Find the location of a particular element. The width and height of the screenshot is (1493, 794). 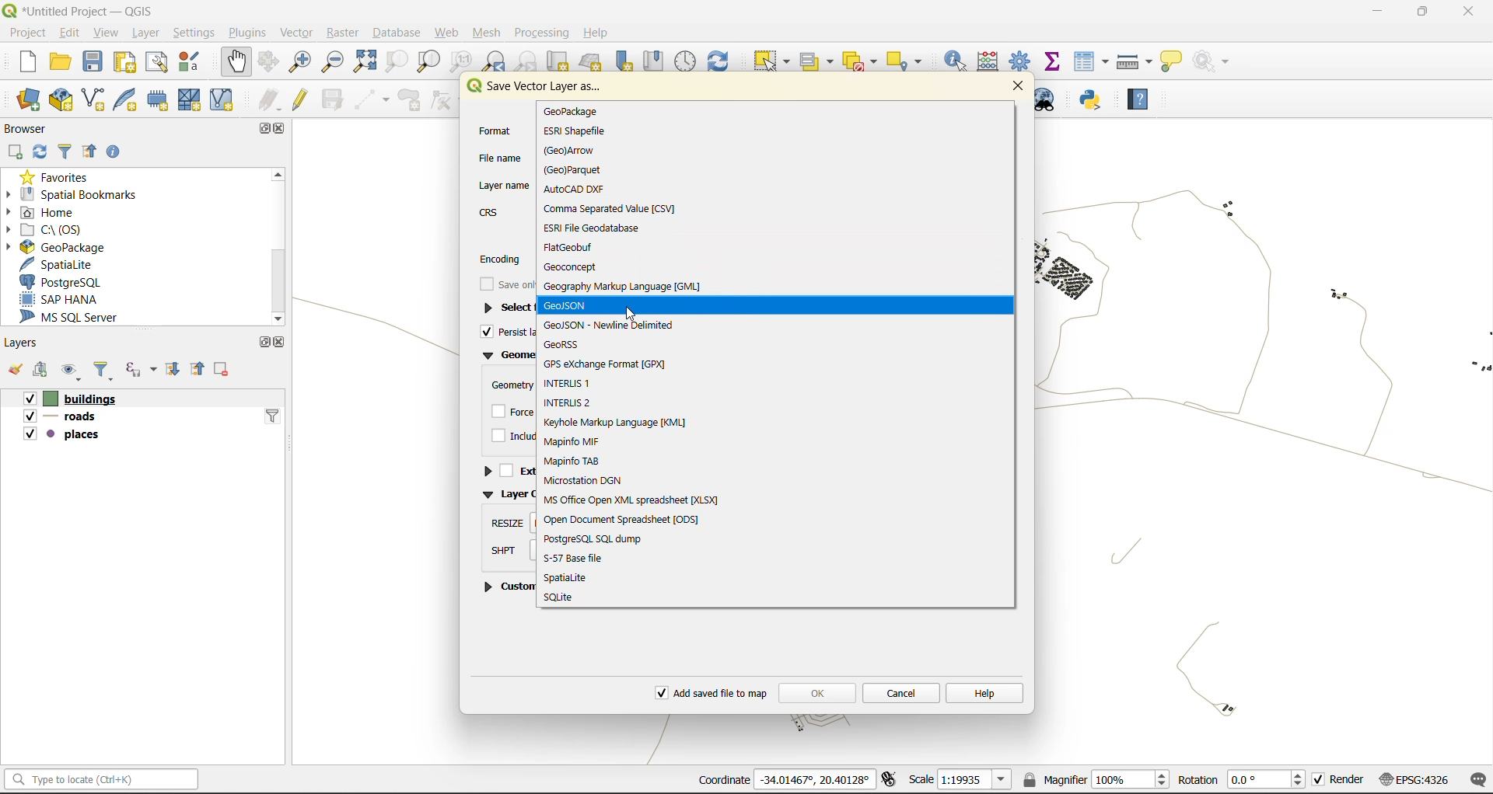

Layer name is located at coordinates (504, 183).